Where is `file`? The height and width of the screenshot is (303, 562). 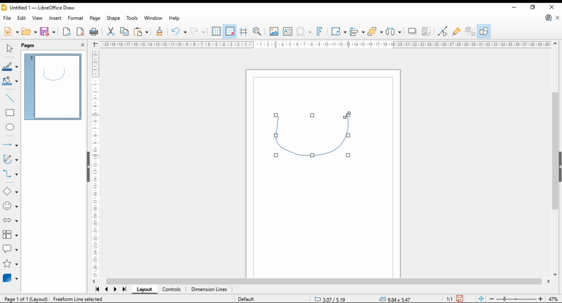 file is located at coordinates (8, 18).